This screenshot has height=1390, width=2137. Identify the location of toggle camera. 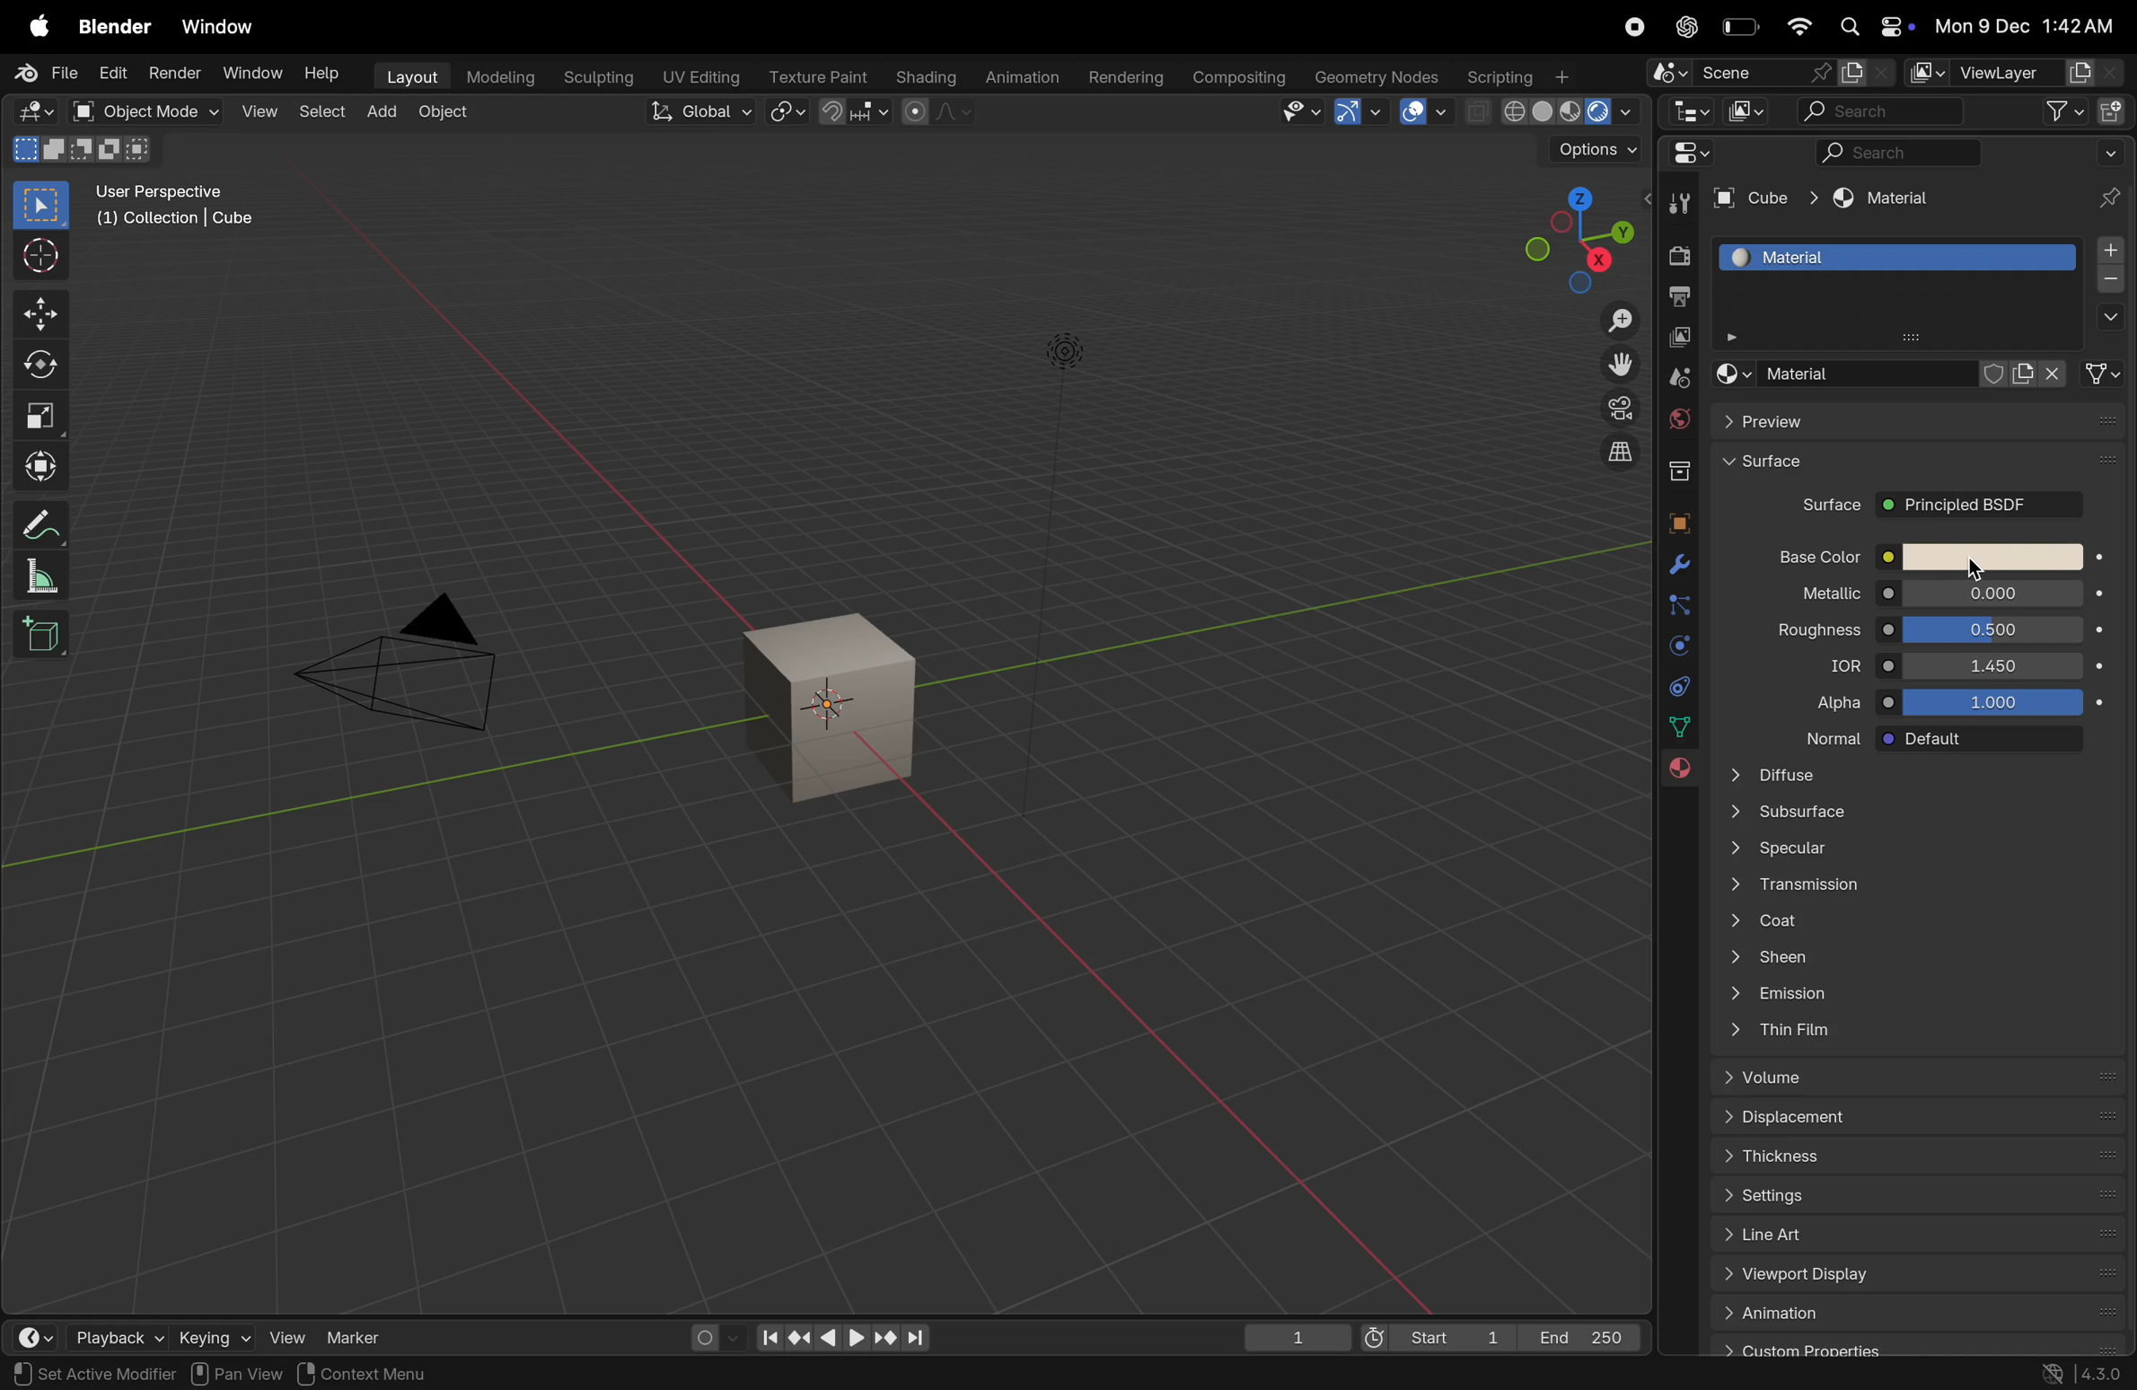
(1616, 408).